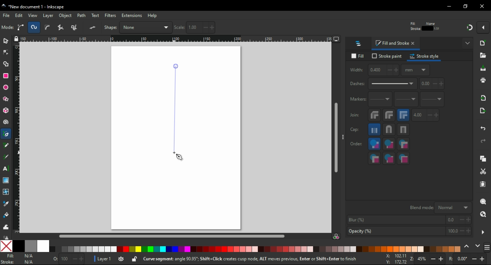  I want to click on bevel, so click(375, 115).